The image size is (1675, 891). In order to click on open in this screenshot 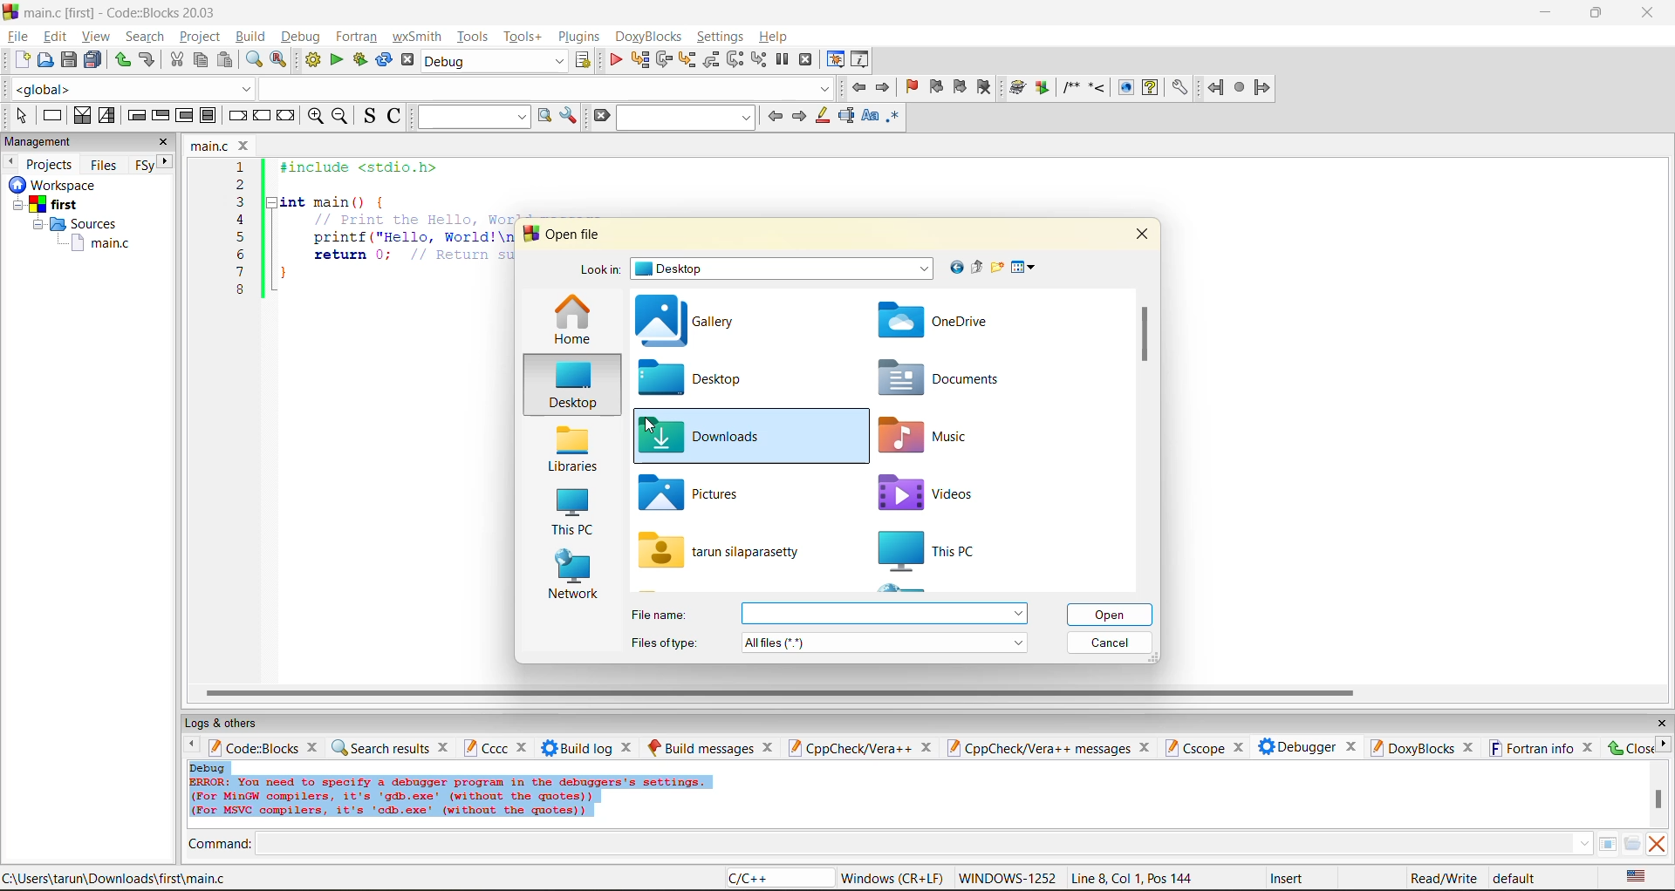, I will do `click(46, 60)`.